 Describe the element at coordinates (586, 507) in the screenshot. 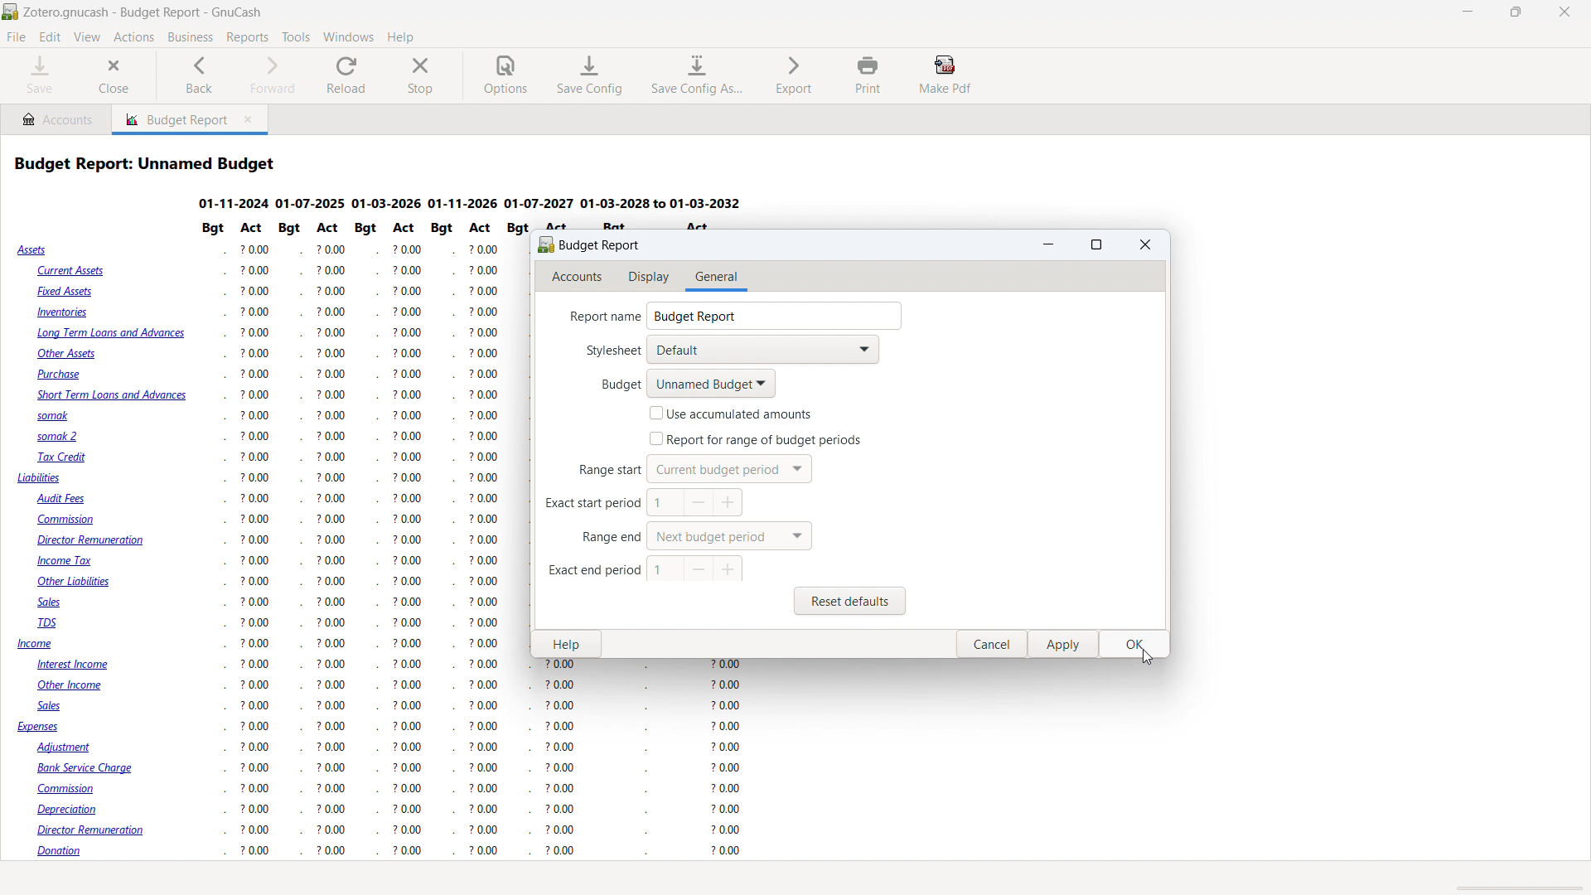

I see `| Exact start period` at that location.